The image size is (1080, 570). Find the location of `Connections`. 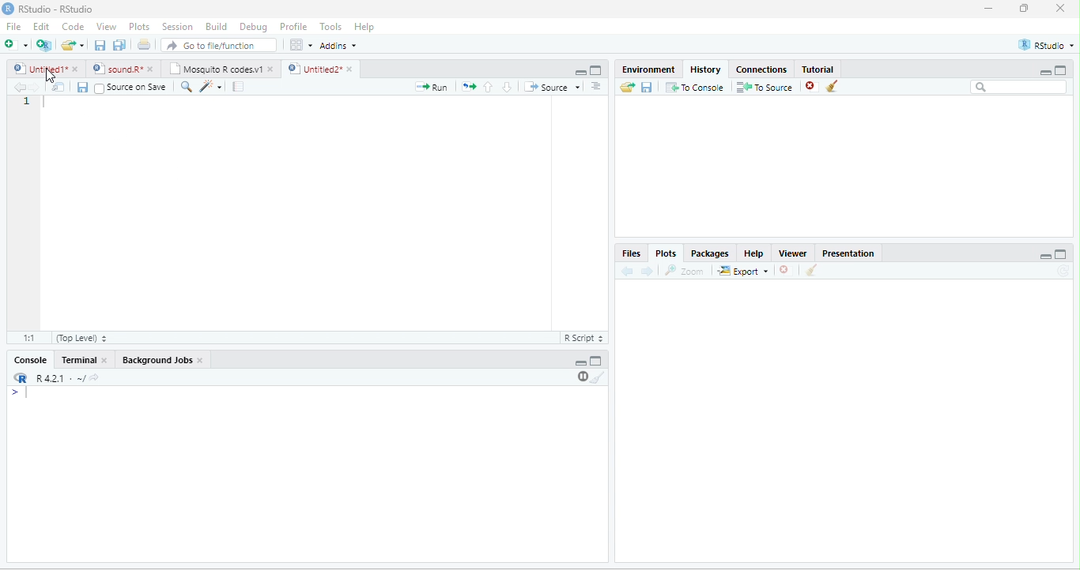

Connections is located at coordinates (761, 69).